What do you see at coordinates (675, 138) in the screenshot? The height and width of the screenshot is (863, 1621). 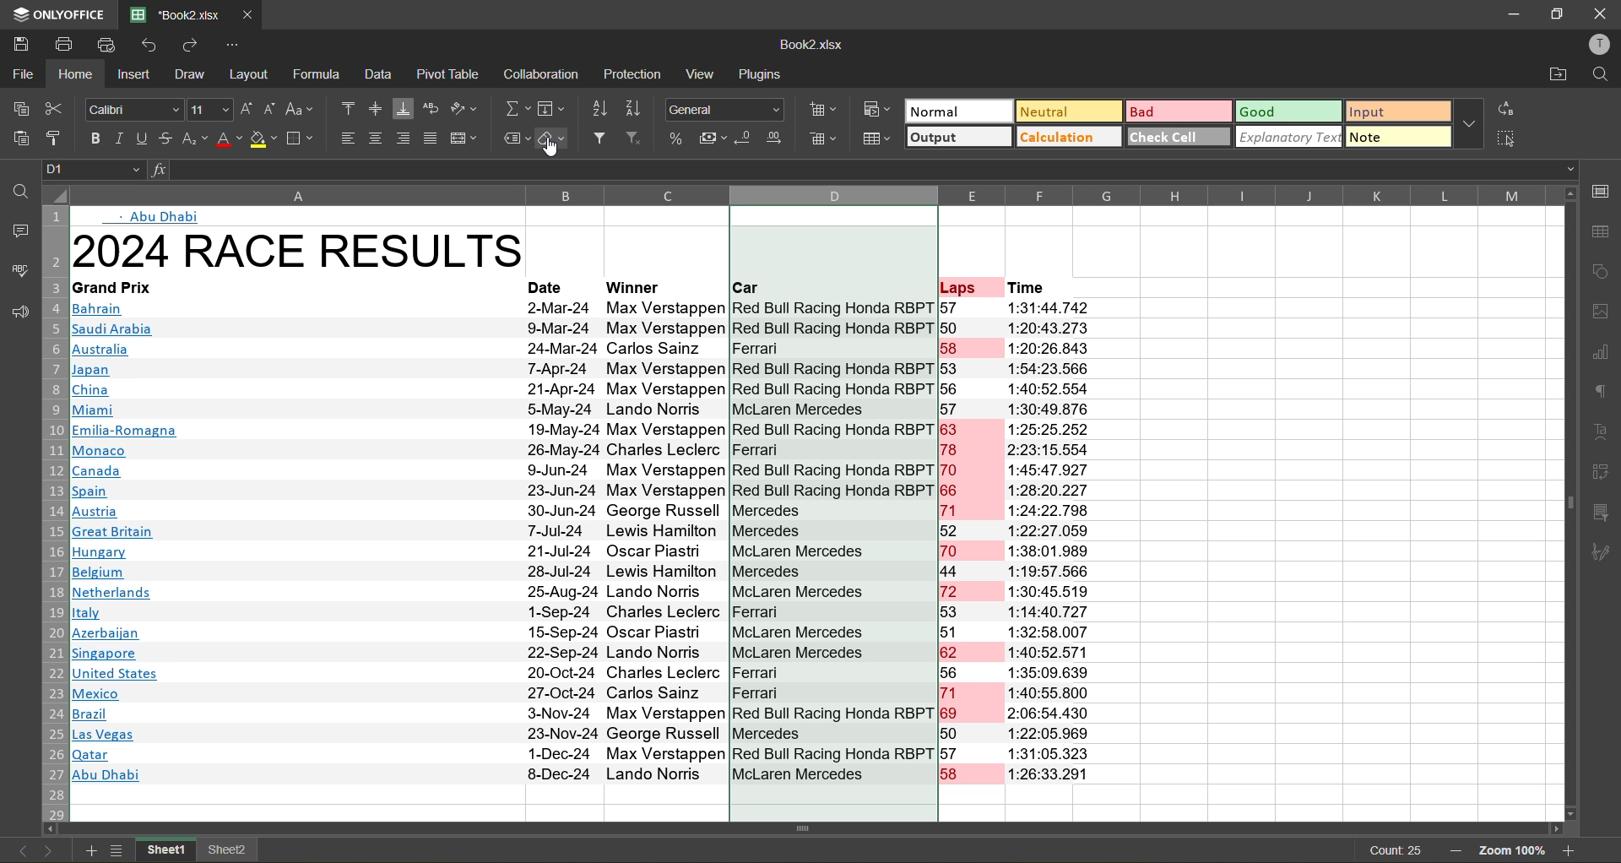 I see `percent` at bounding box center [675, 138].